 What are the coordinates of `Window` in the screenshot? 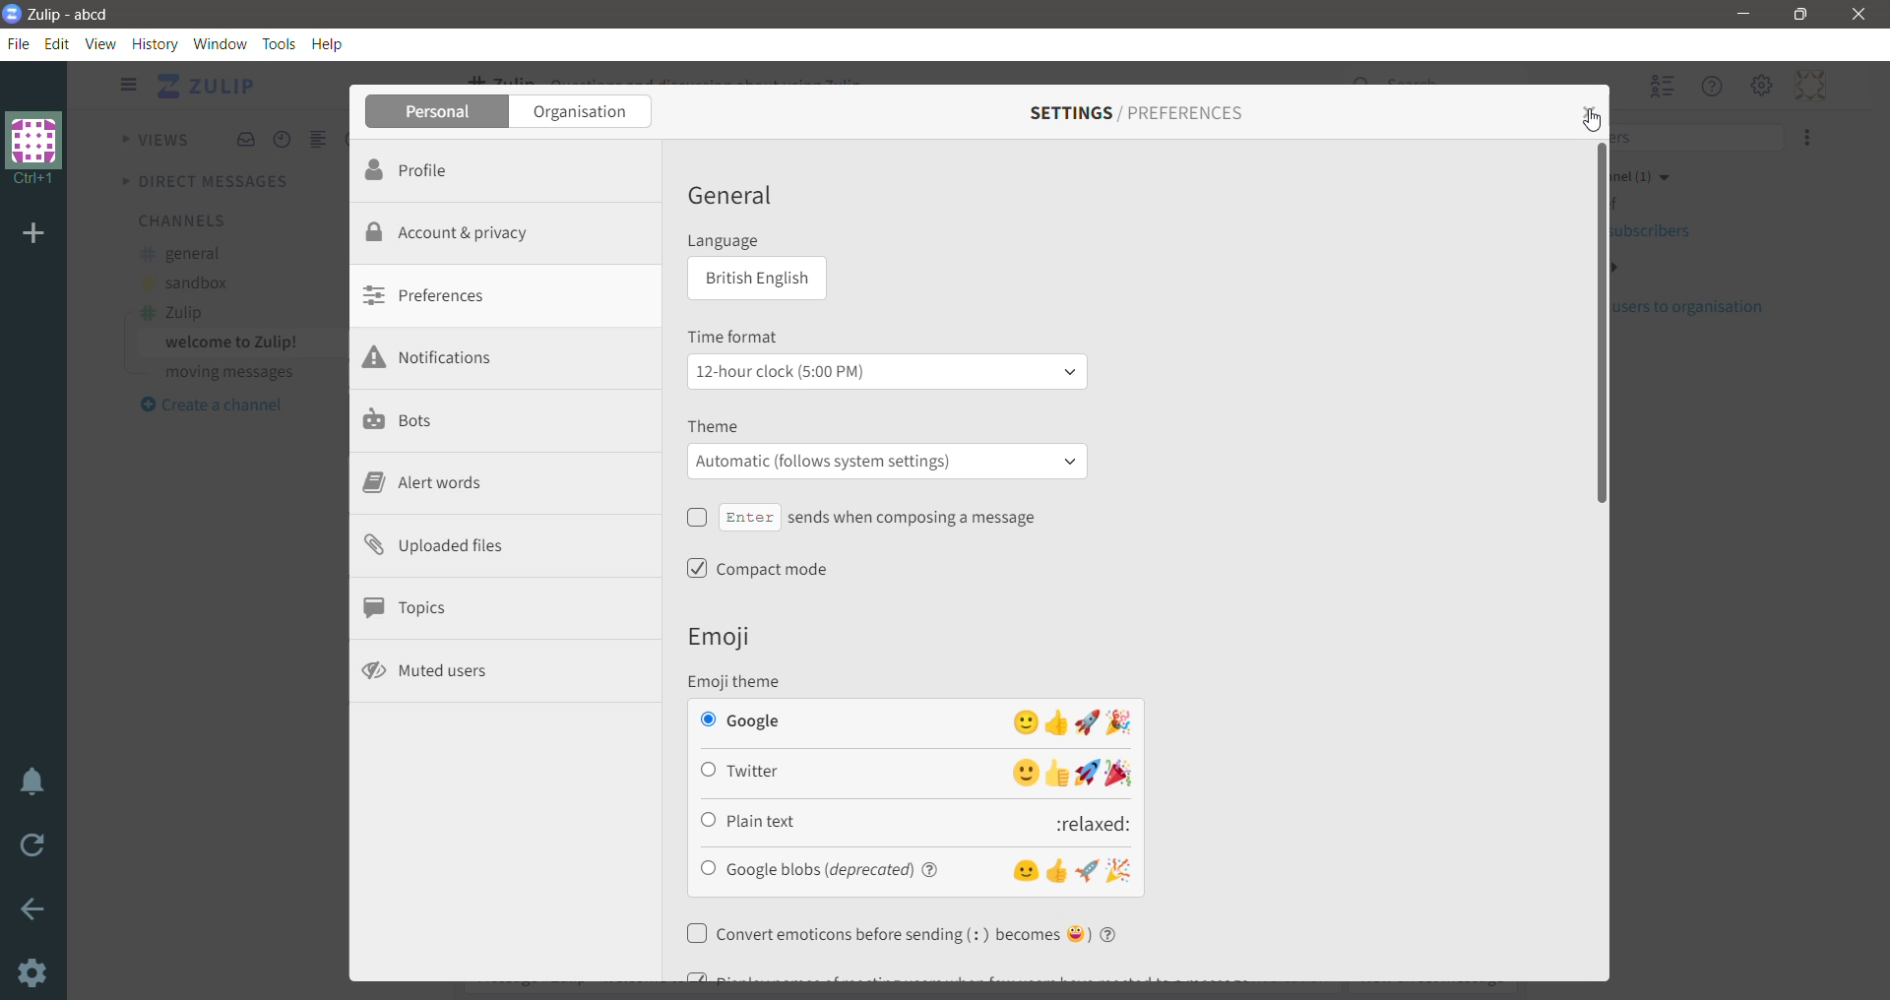 It's located at (220, 43).